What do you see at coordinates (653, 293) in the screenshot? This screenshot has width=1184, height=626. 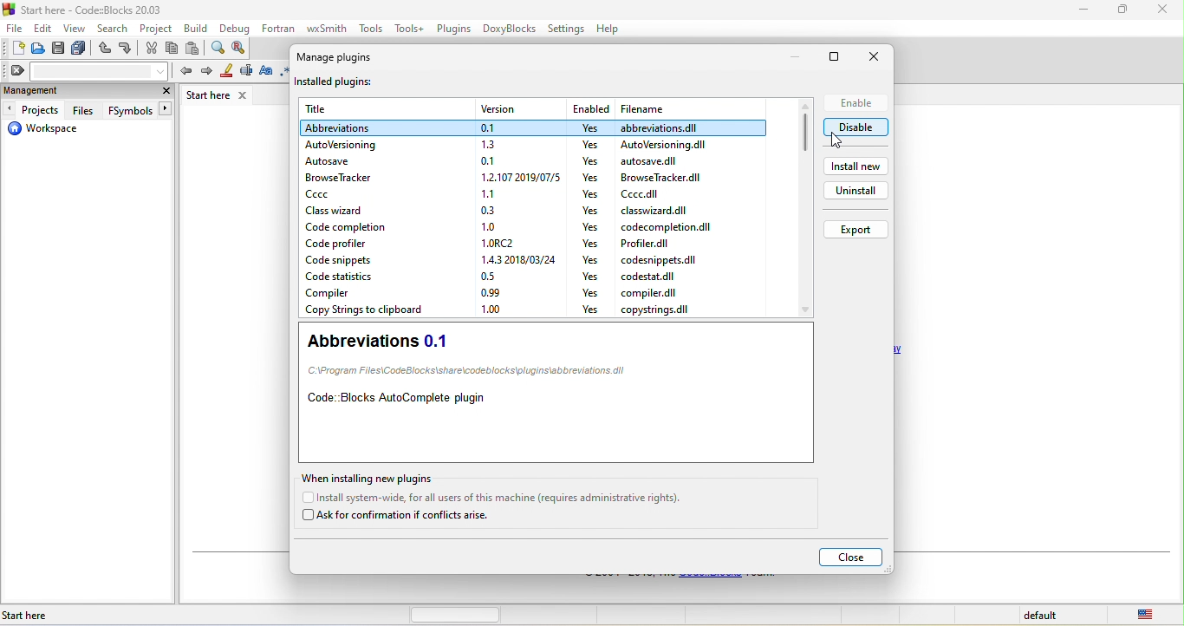 I see `file` at bounding box center [653, 293].